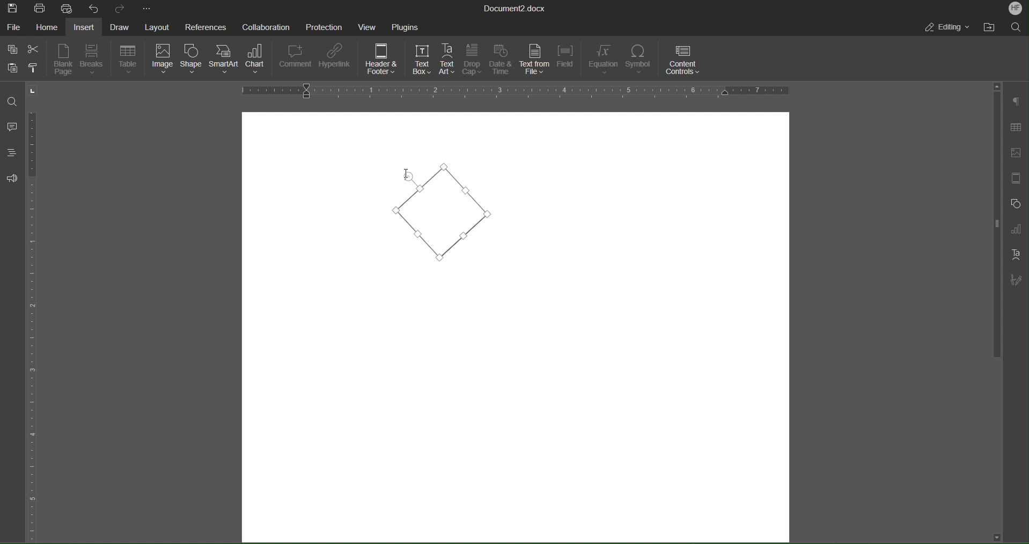 The width and height of the screenshot is (1029, 544). Describe the element at coordinates (12, 48) in the screenshot. I see `Copy` at that location.